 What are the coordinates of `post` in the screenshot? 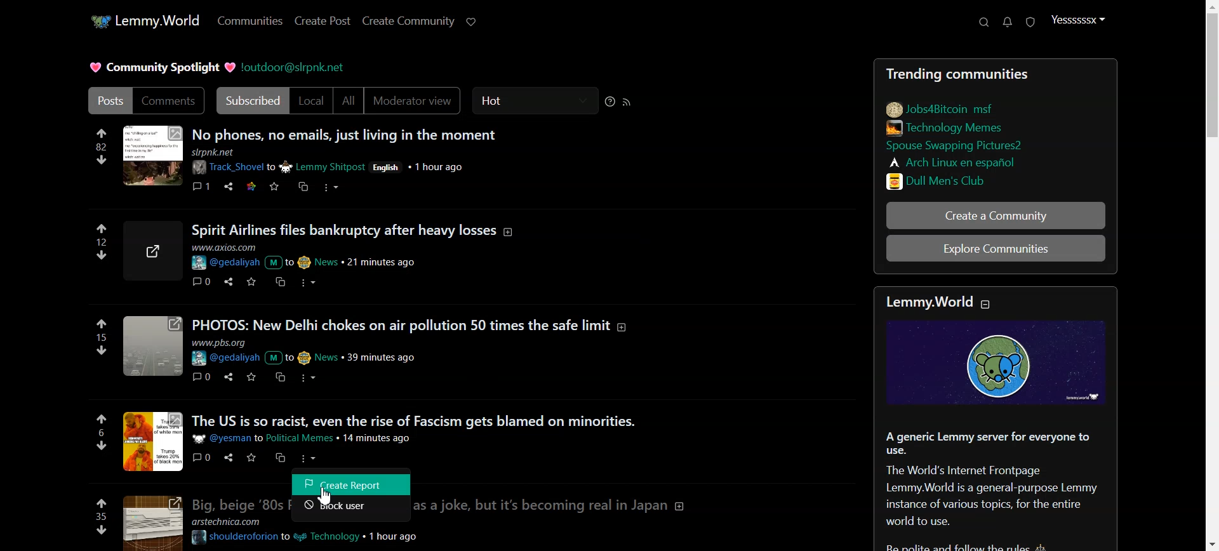 It's located at (414, 420).